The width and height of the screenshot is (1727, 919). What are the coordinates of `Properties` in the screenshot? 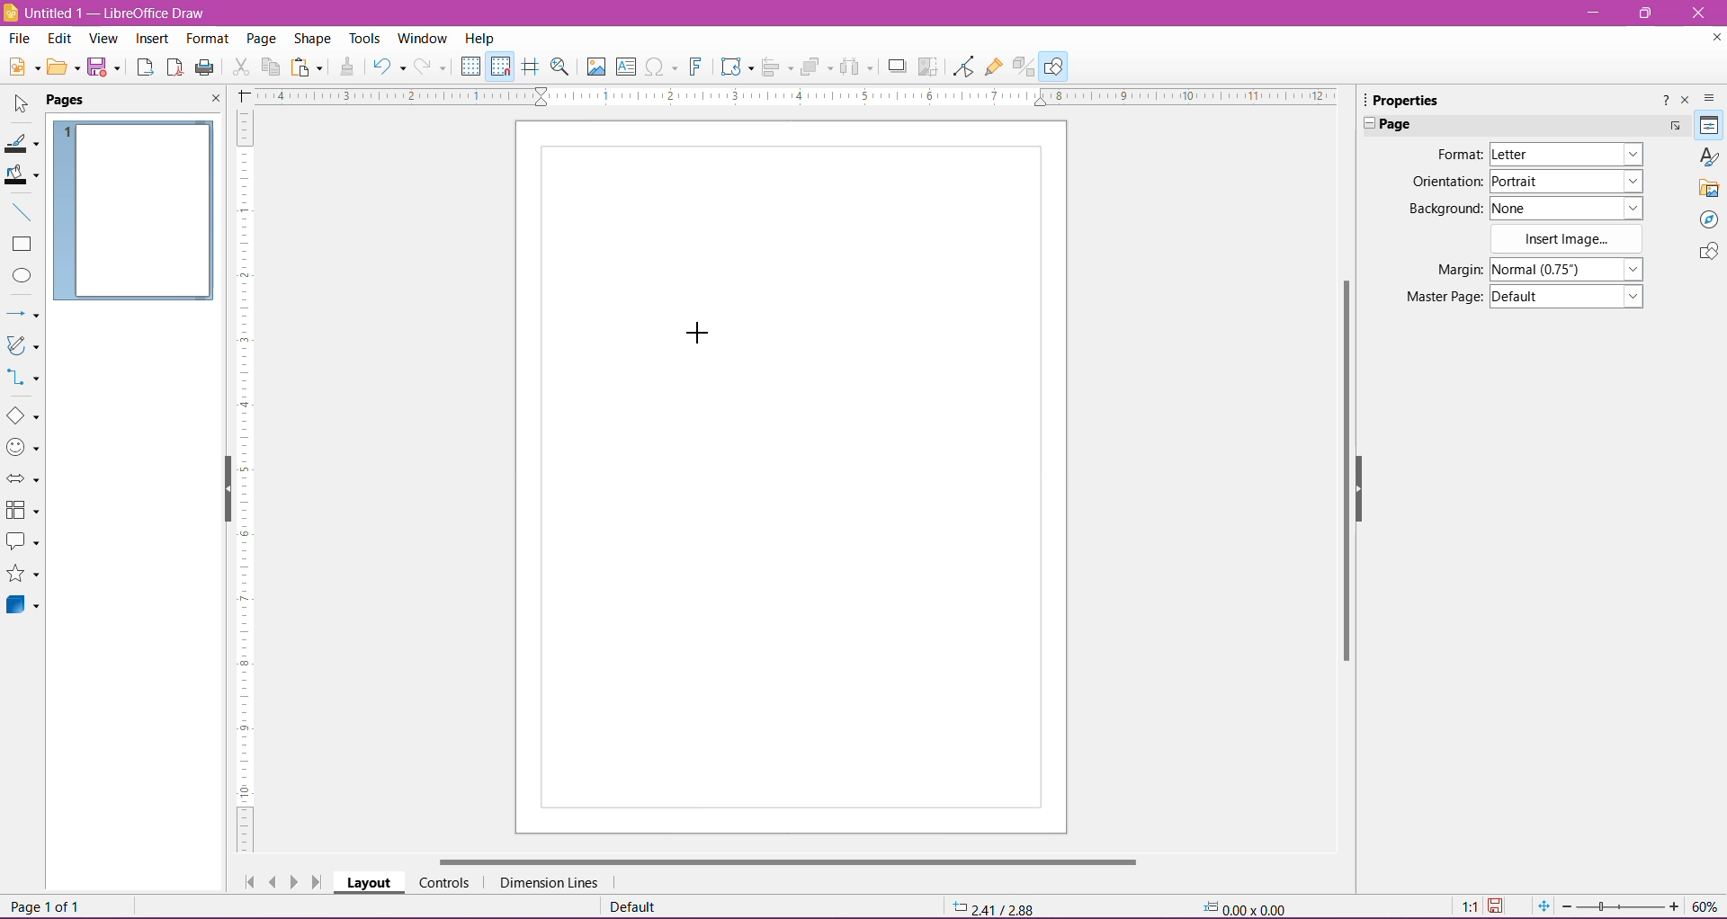 It's located at (1402, 100).